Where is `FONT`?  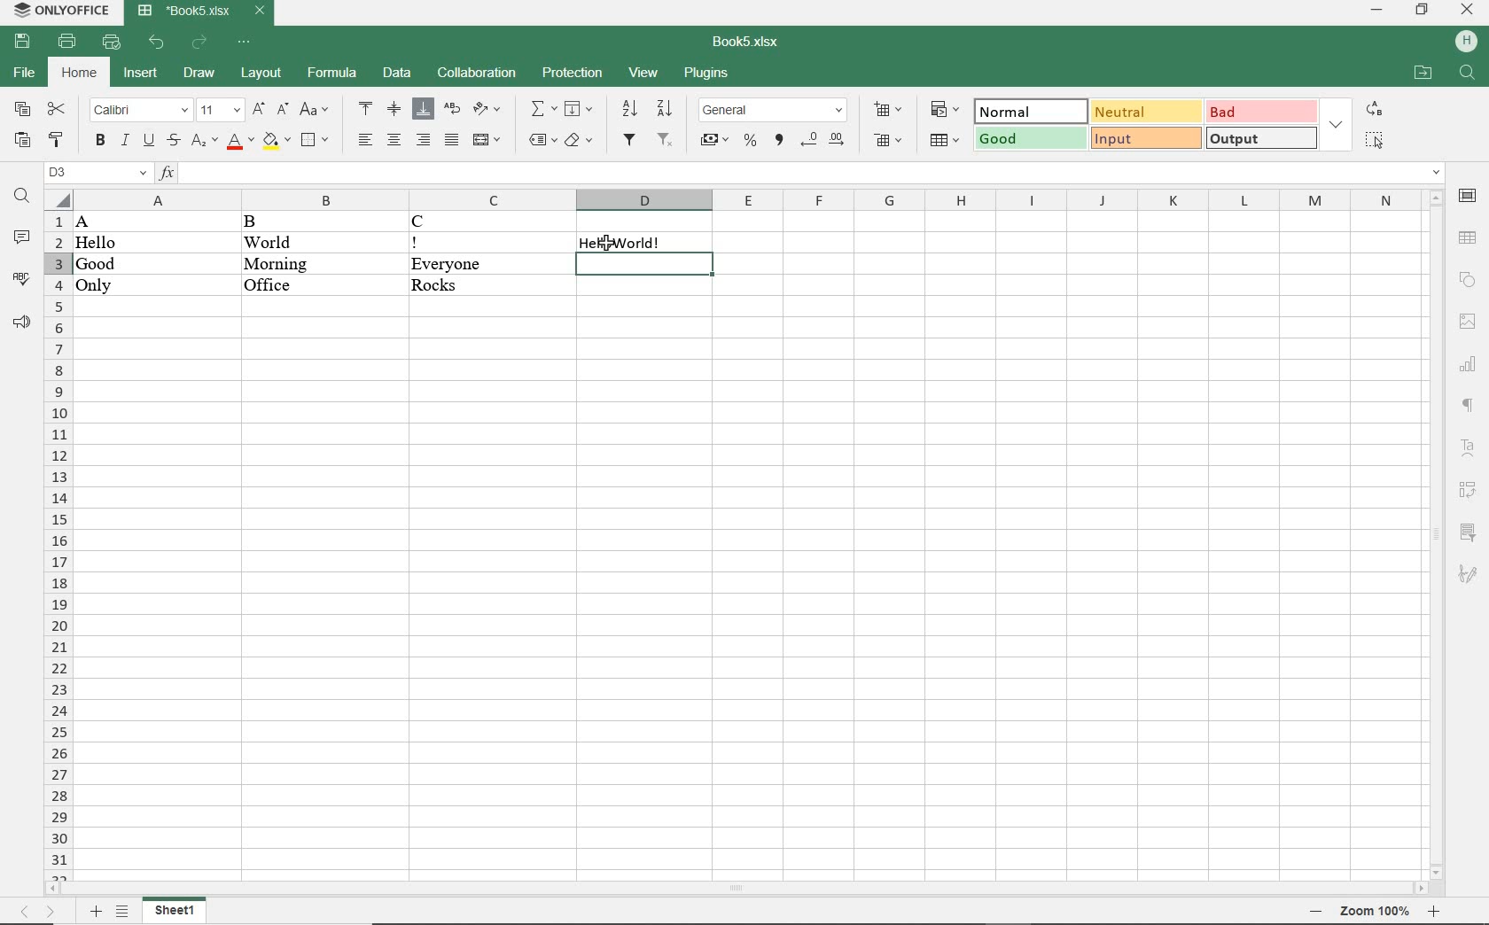 FONT is located at coordinates (139, 110).